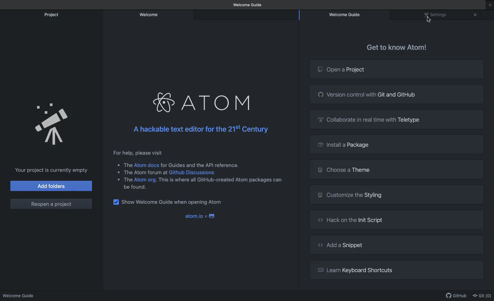 Image resolution: width=494 pixels, height=301 pixels. What do you see at coordinates (483, 296) in the screenshot?
I see `Git` at bounding box center [483, 296].